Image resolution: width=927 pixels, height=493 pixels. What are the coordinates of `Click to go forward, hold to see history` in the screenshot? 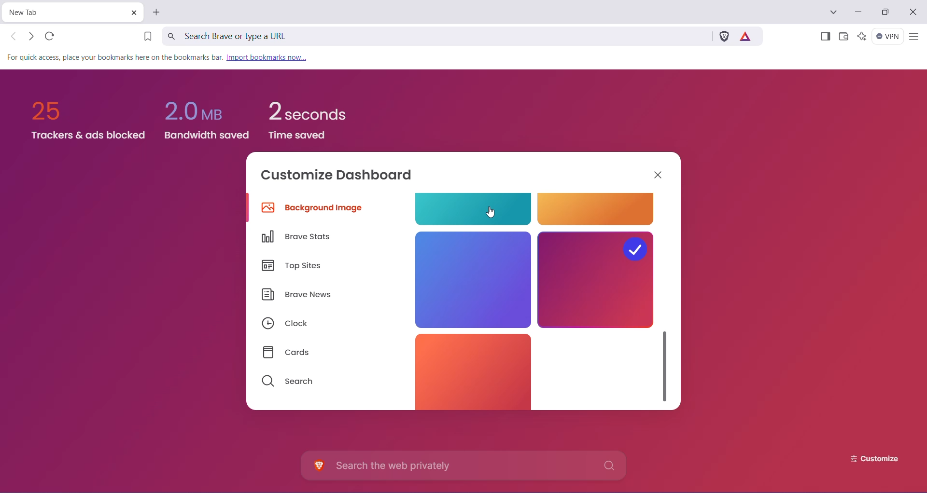 It's located at (30, 36).